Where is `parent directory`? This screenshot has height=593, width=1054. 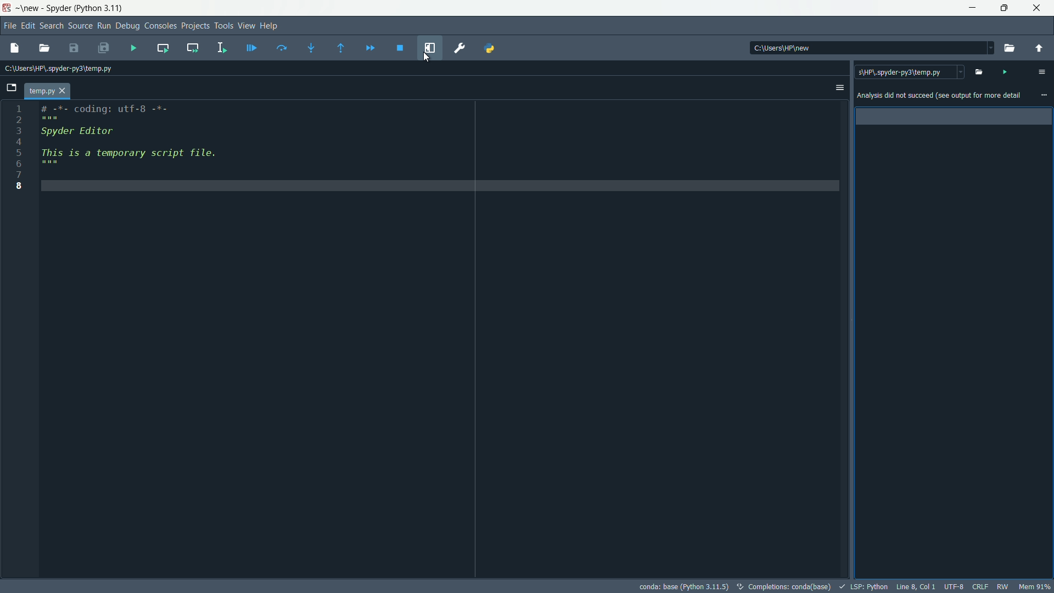
parent directory is located at coordinates (1039, 48).